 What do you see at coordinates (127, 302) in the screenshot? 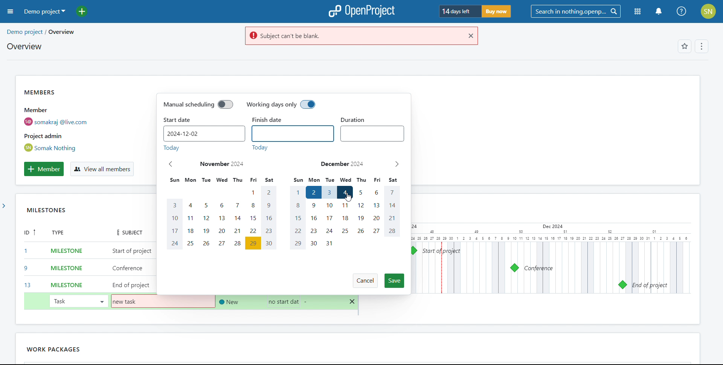
I see `subject added` at bounding box center [127, 302].